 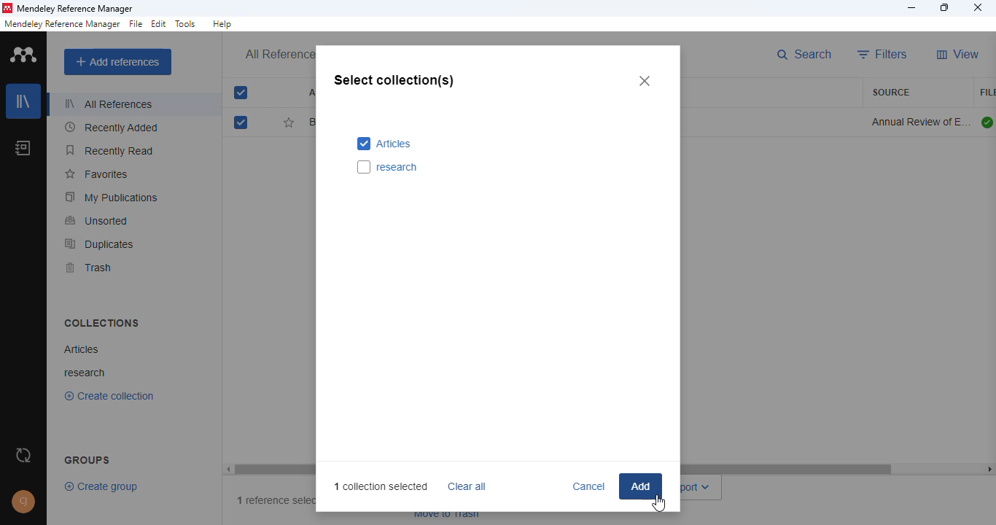 What do you see at coordinates (363, 143) in the screenshot?
I see `select` at bounding box center [363, 143].